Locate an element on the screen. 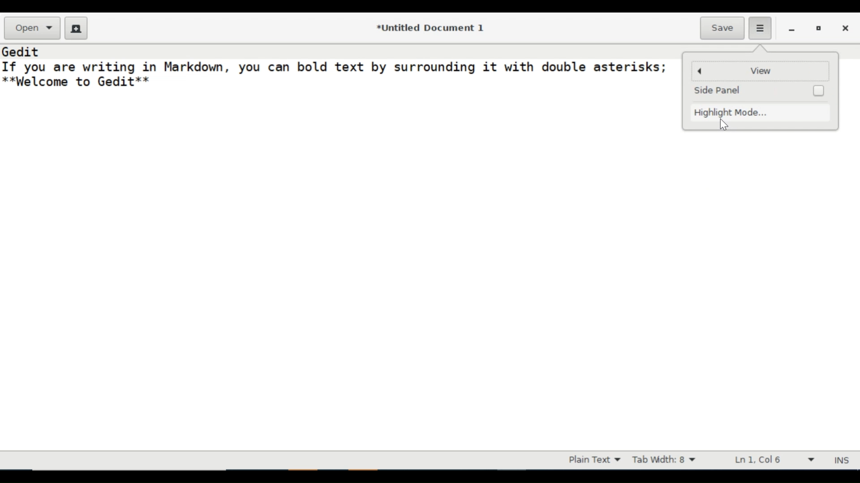 The width and height of the screenshot is (860, 483). If you are writing in Markdown, you can bold text by surrounding it with double asterisks; is located at coordinates (334, 67).